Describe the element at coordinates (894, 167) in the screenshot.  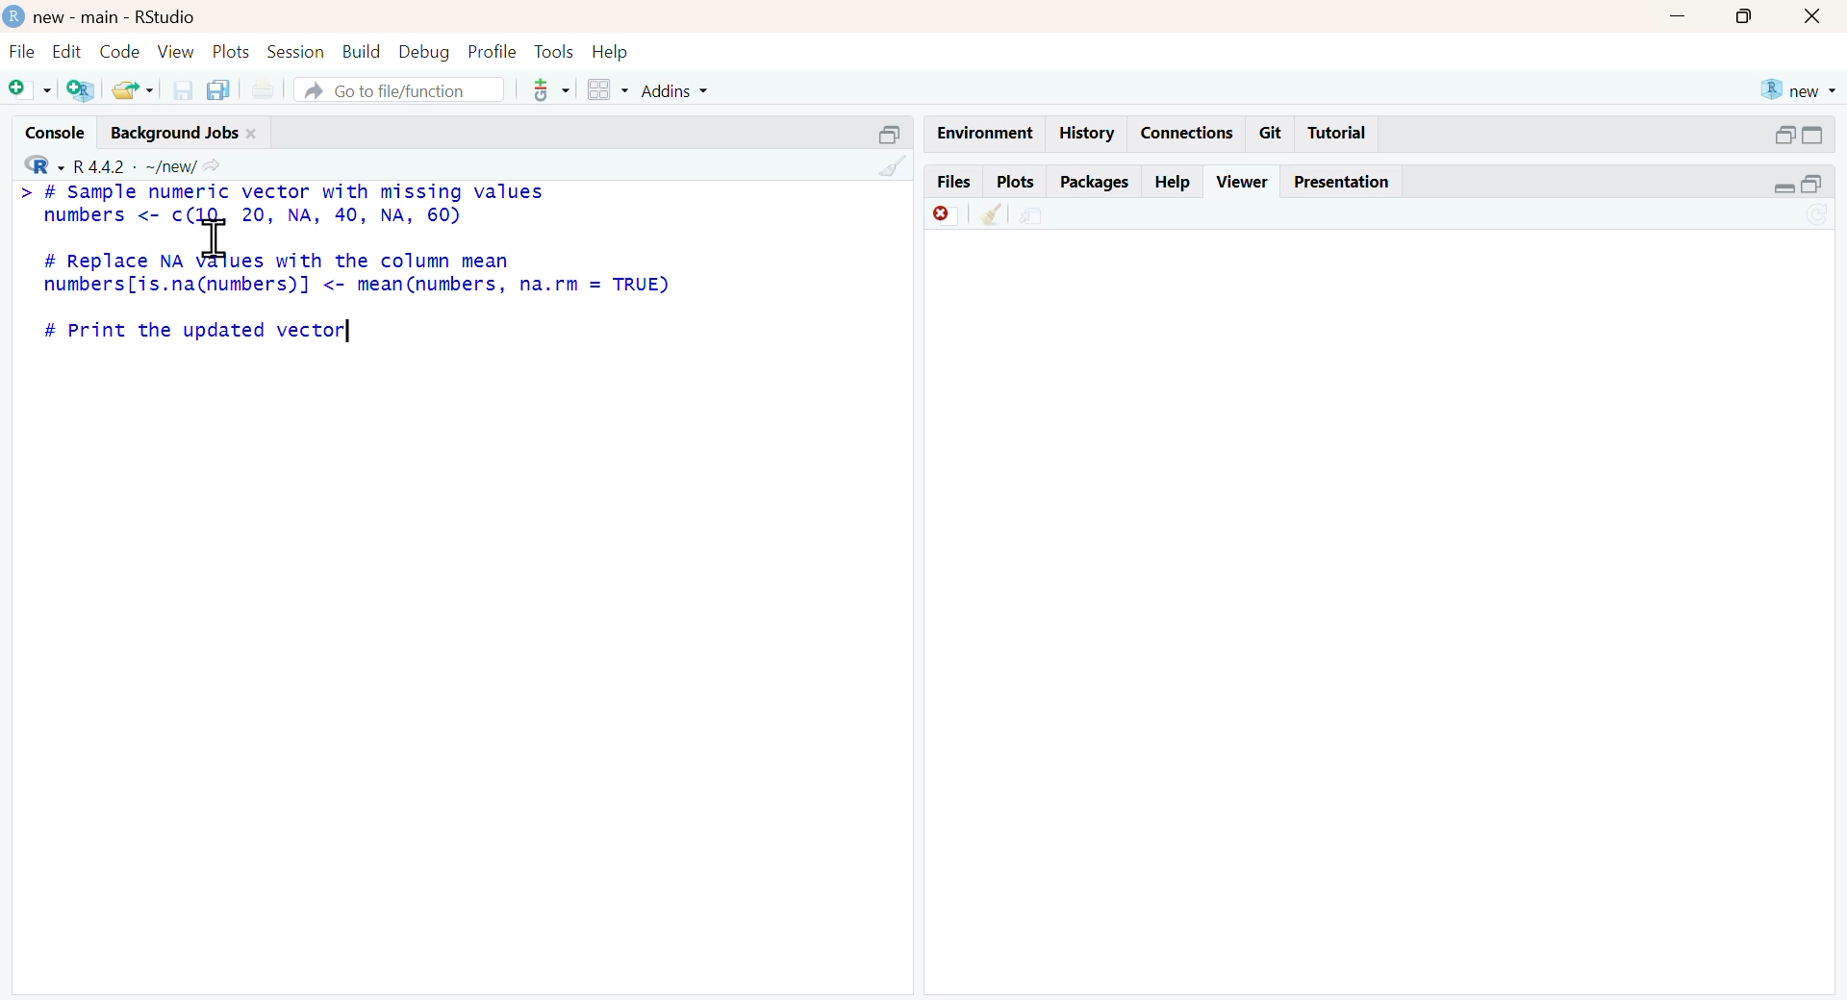
I see `clean` at that location.